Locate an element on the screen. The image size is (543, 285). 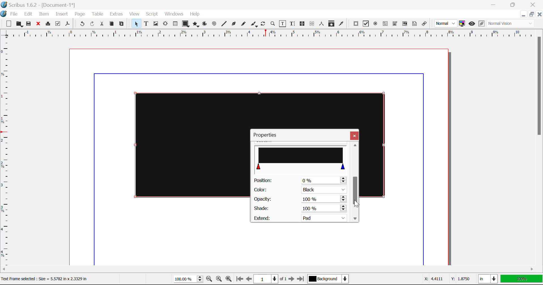
Copy is located at coordinates (112, 24).